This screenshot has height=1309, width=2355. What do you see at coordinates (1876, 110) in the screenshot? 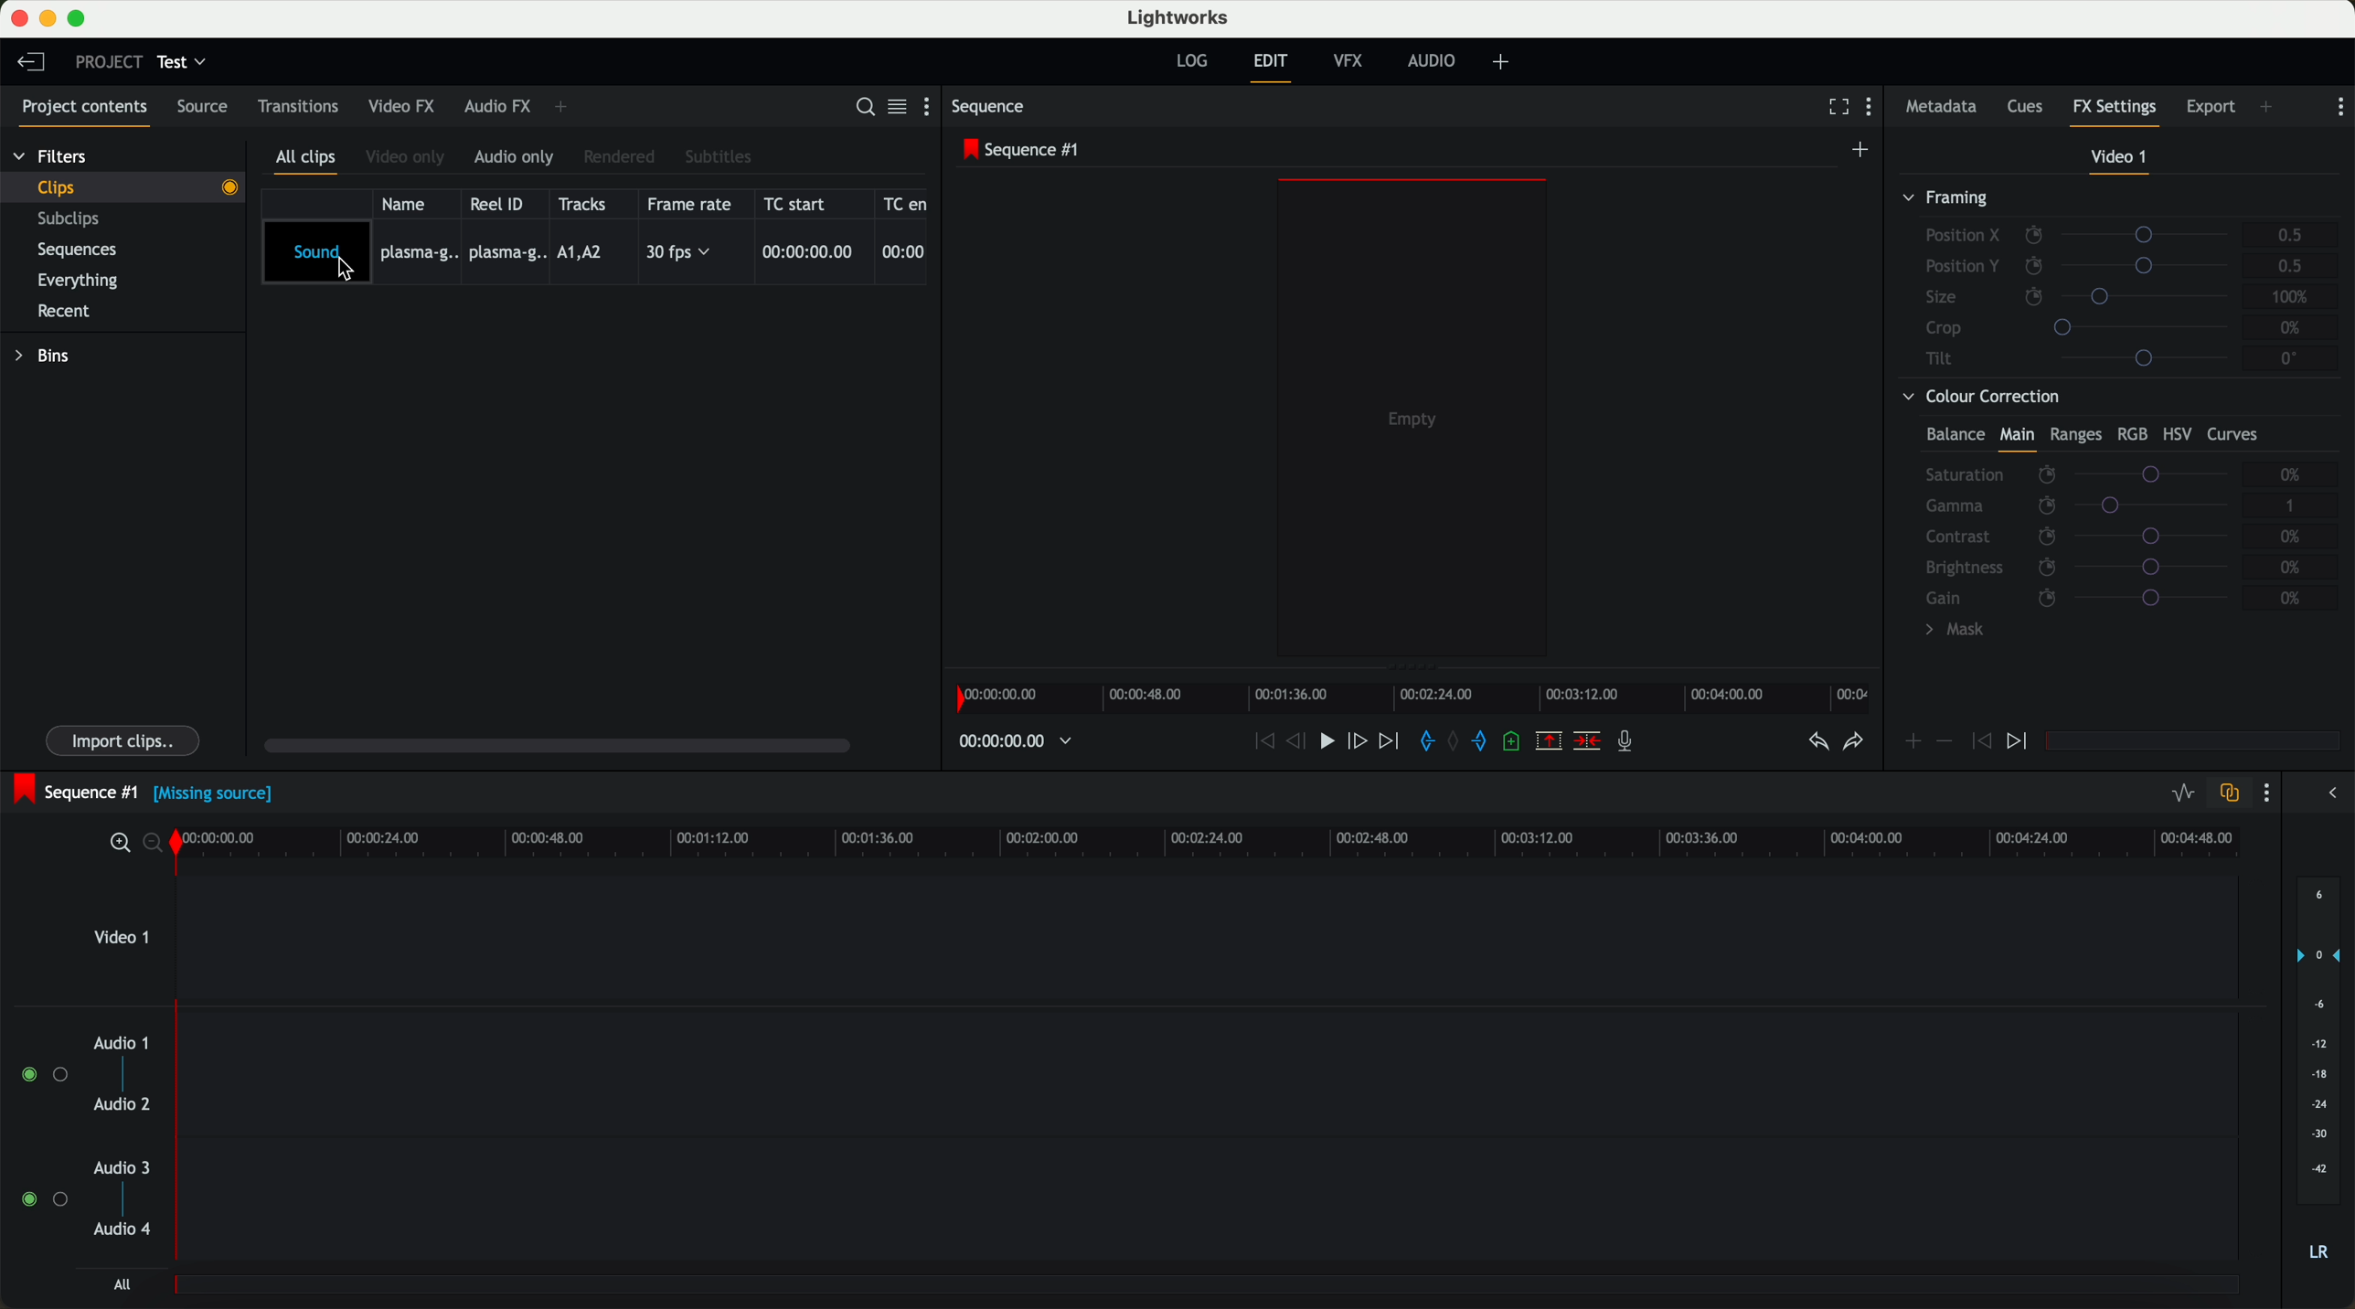
I see `show settings menu` at bounding box center [1876, 110].